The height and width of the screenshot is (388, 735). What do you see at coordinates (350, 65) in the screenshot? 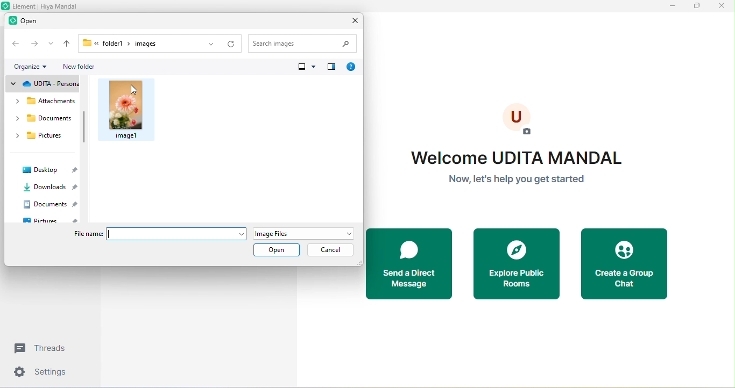
I see `help` at bounding box center [350, 65].